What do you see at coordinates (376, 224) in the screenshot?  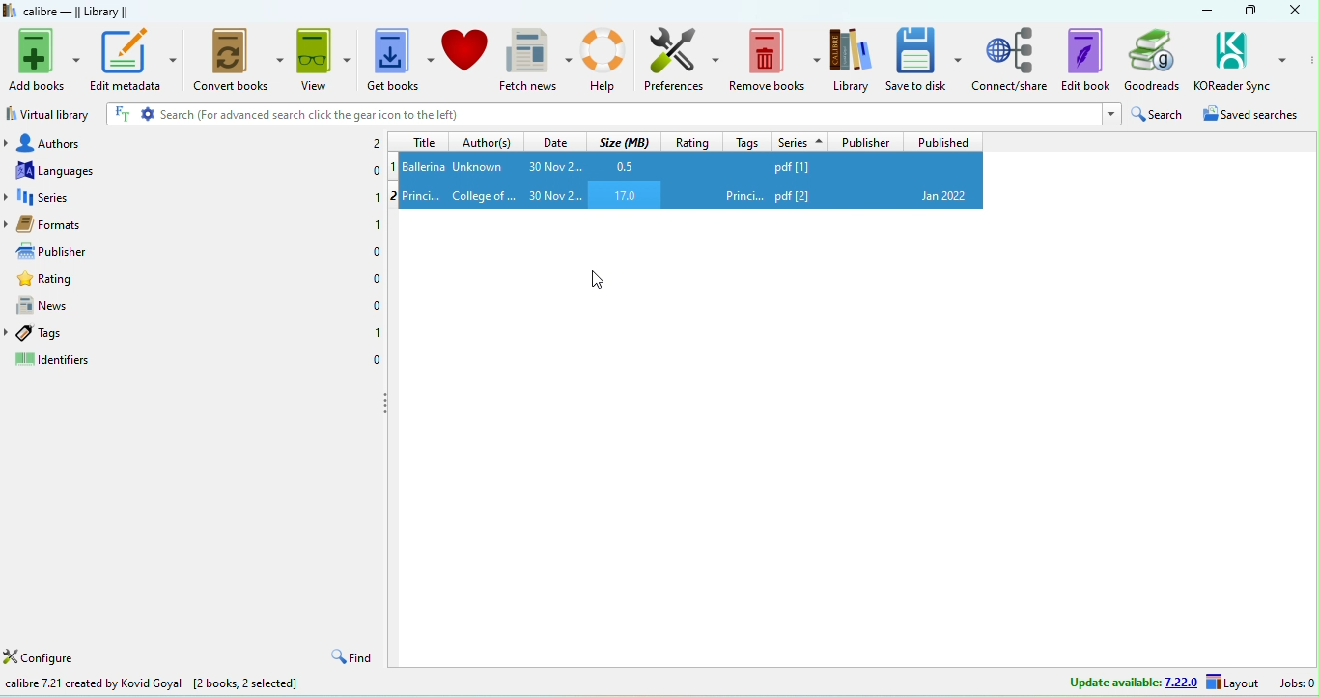 I see `1` at bounding box center [376, 224].